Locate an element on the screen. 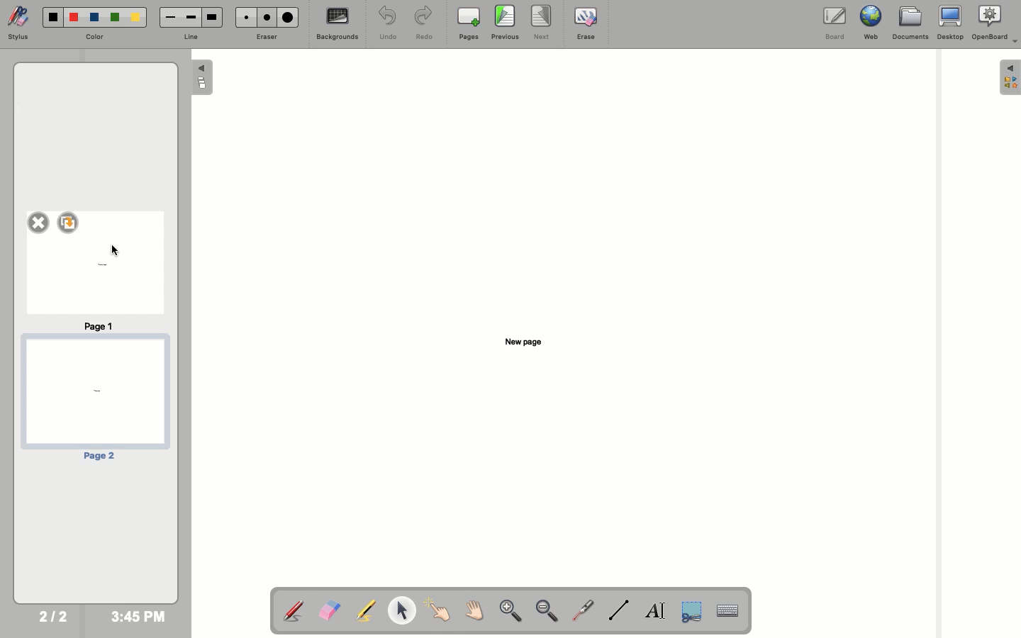 The width and height of the screenshot is (1021, 638). Zoom out is located at coordinates (547, 612).